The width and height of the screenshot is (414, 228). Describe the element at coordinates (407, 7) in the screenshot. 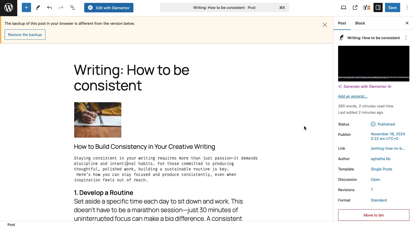

I see `Options` at that location.